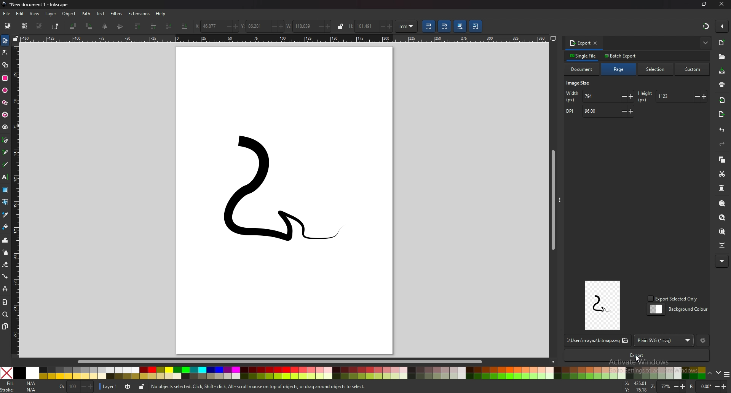  Describe the element at coordinates (24, 26) in the screenshot. I see `select all in all layers` at that location.